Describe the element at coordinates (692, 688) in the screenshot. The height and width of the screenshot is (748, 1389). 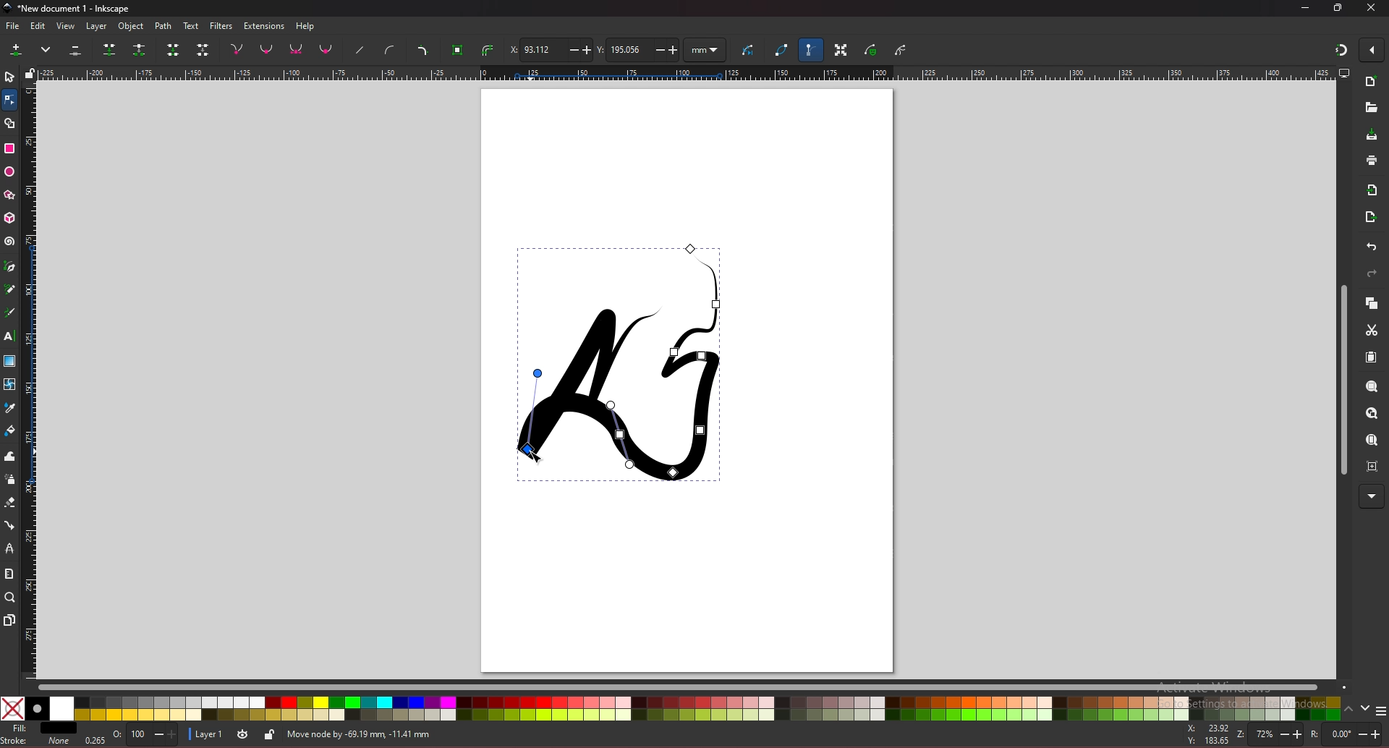
I see `scroll bar` at that location.